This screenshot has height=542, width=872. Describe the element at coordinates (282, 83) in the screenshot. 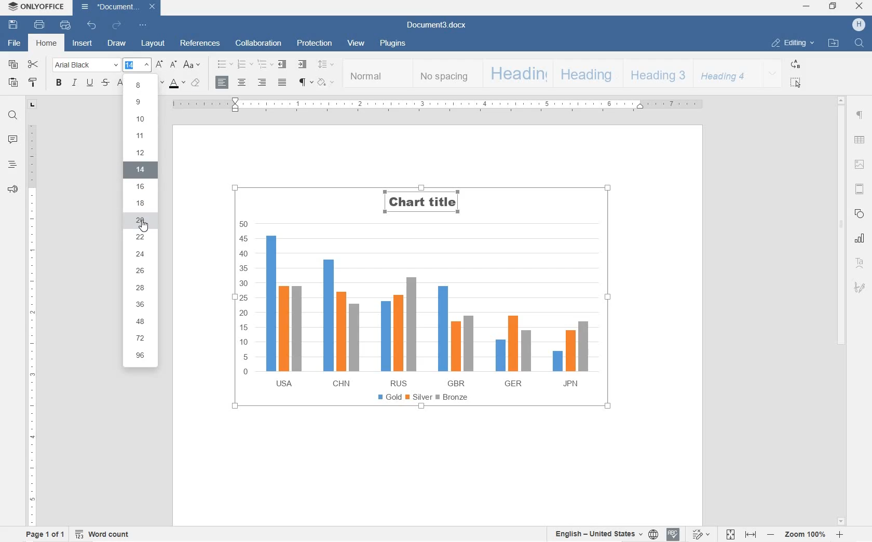

I see `JUSTIFIED` at that location.